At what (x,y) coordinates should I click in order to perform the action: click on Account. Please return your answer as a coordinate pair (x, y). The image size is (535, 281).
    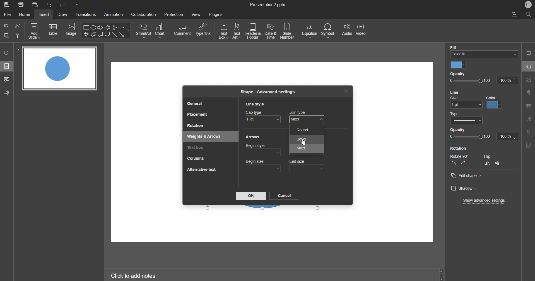
    Looking at the image, I should click on (527, 4).